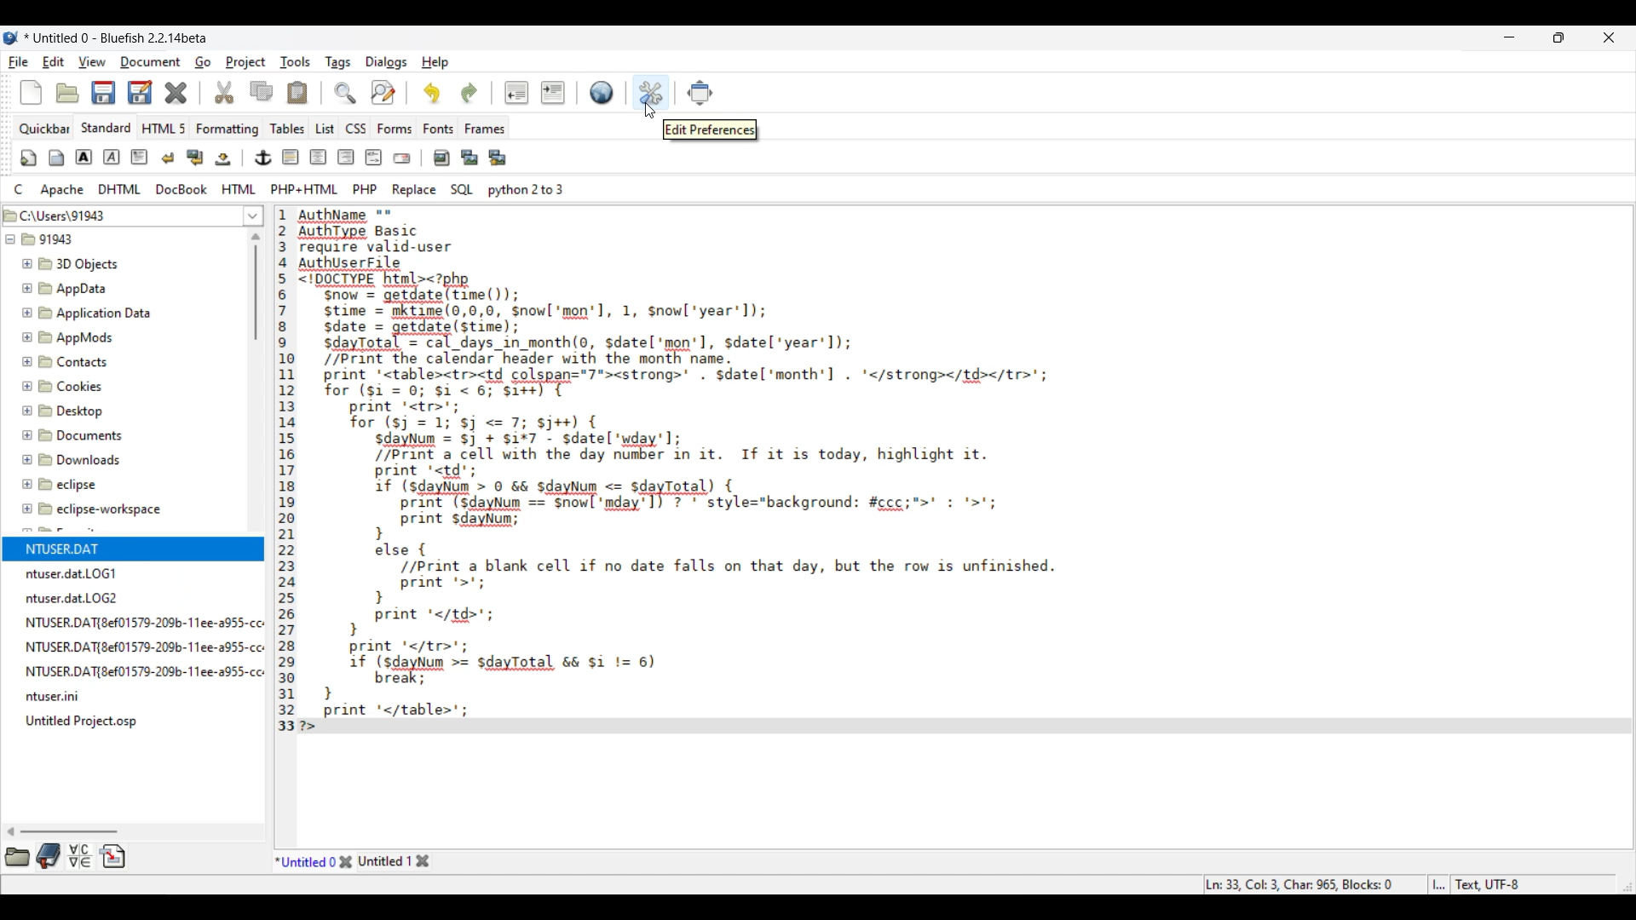  What do you see at coordinates (432, 93) in the screenshot?
I see `Undo` at bounding box center [432, 93].